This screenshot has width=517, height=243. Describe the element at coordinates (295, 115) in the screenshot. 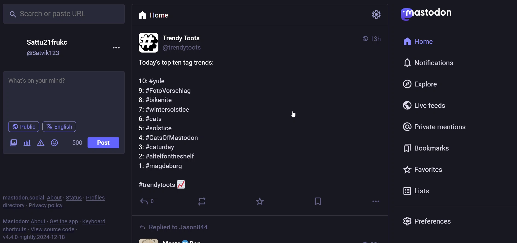

I see `cursor` at that location.